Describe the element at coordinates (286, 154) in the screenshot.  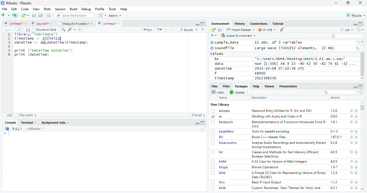
I see `(Classes and Methods for Fast Memory-Efficient
Boolean Selections` at that location.